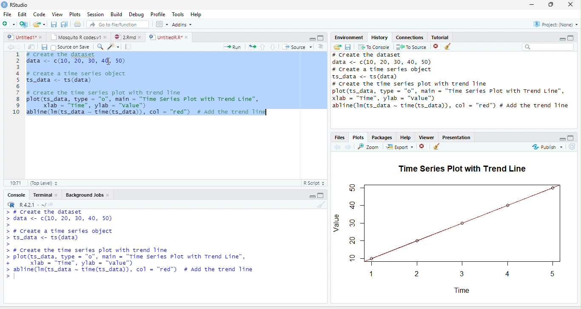 Image resolution: width=581 pixels, height=309 pixels. What do you see at coordinates (44, 24) in the screenshot?
I see `Open recent files` at bounding box center [44, 24].